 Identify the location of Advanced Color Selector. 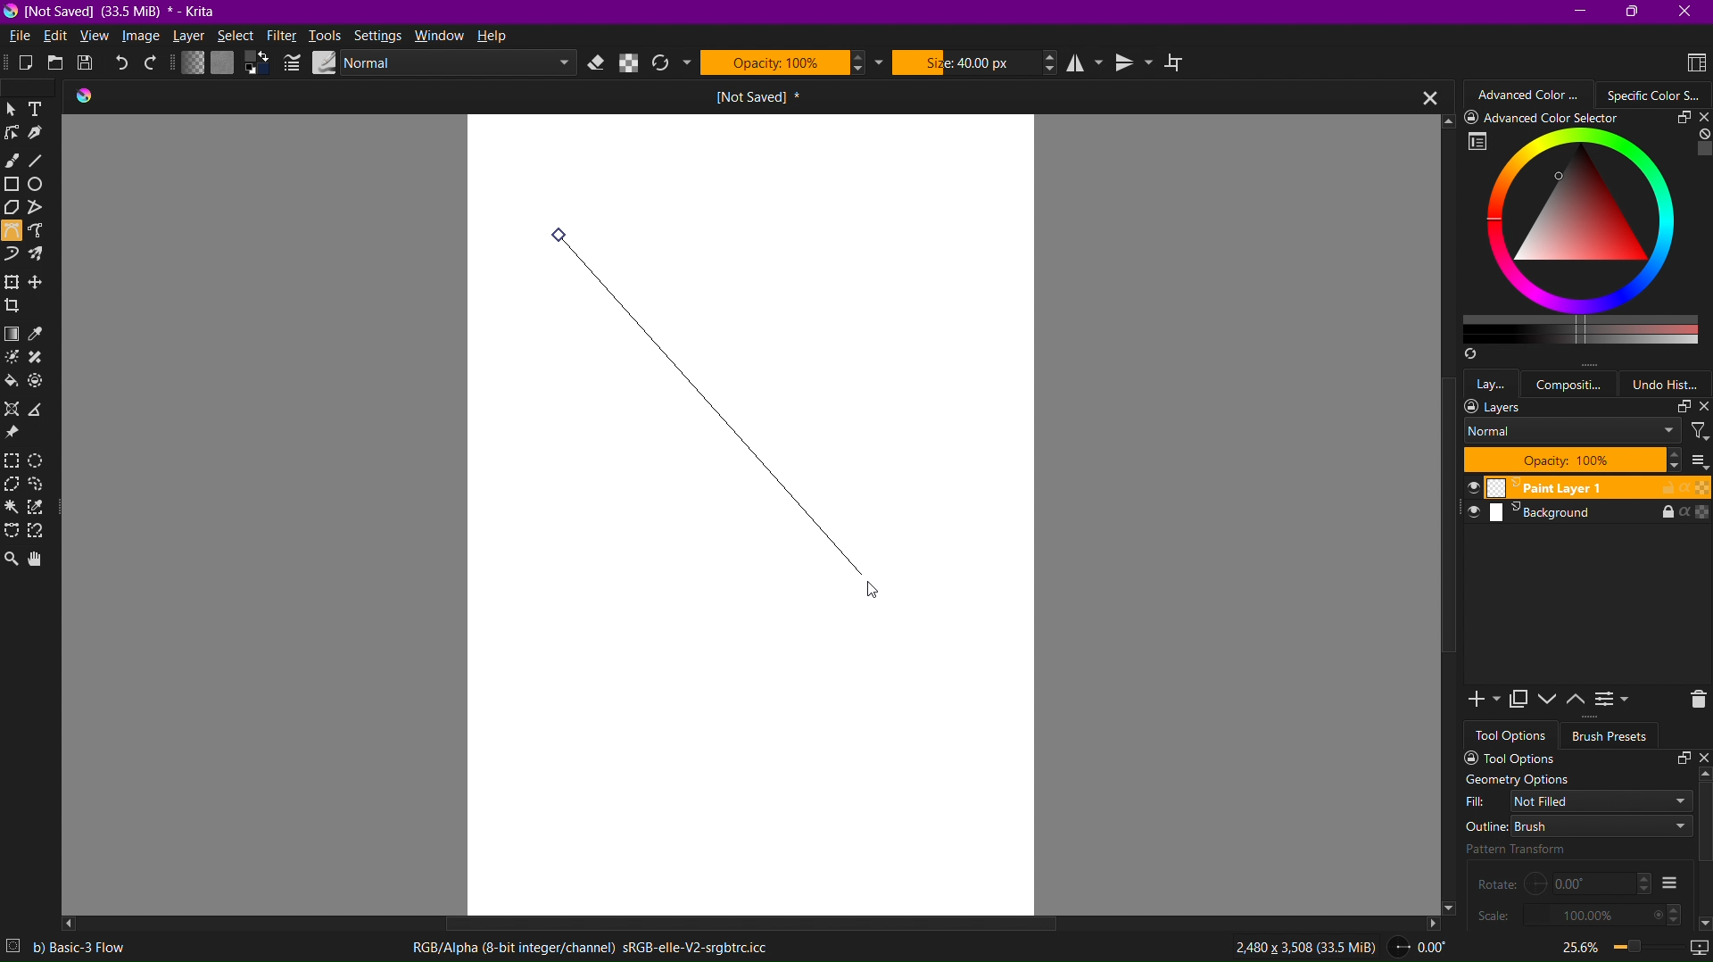
(1532, 94).